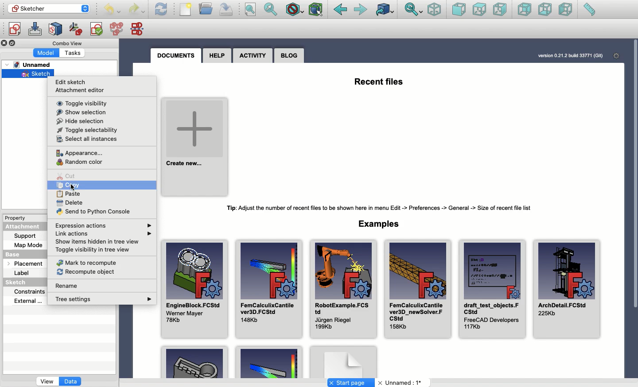 The height and width of the screenshot is (387, 638). I want to click on External, so click(27, 302).